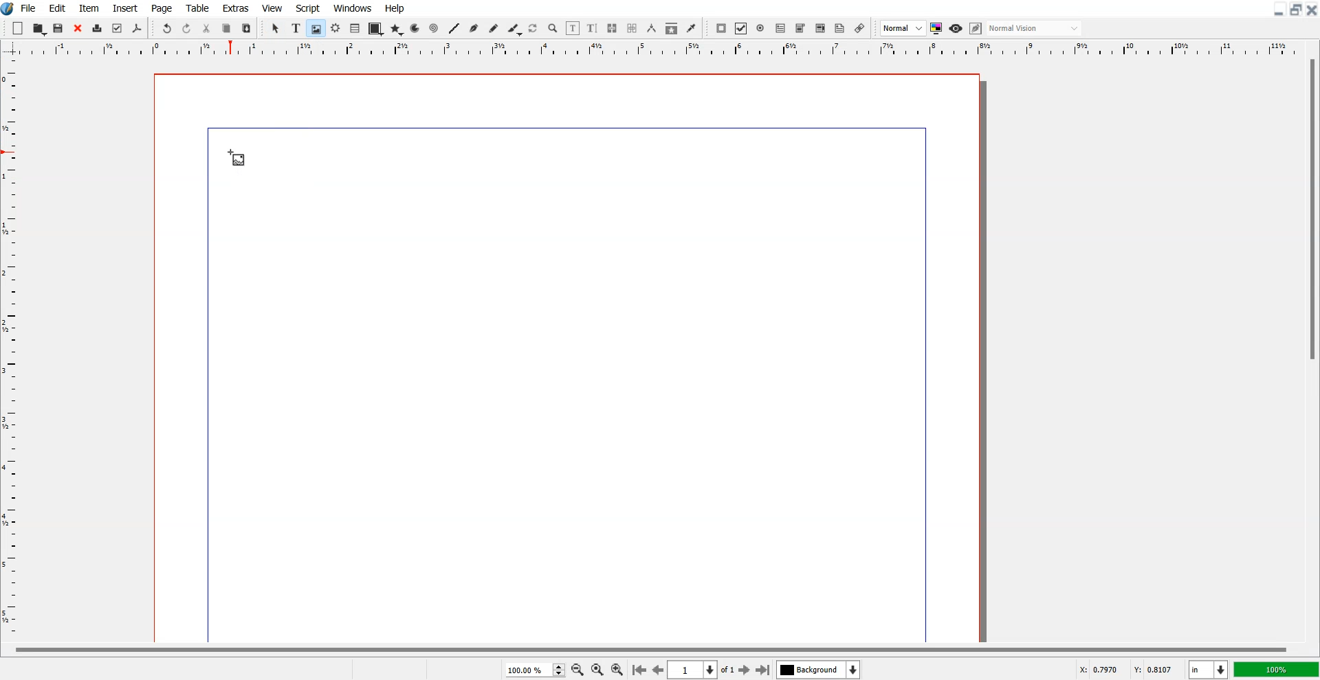 The image size is (1320, 680). What do you see at coordinates (296, 28) in the screenshot?
I see `Text Frame` at bounding box center [296, 28].